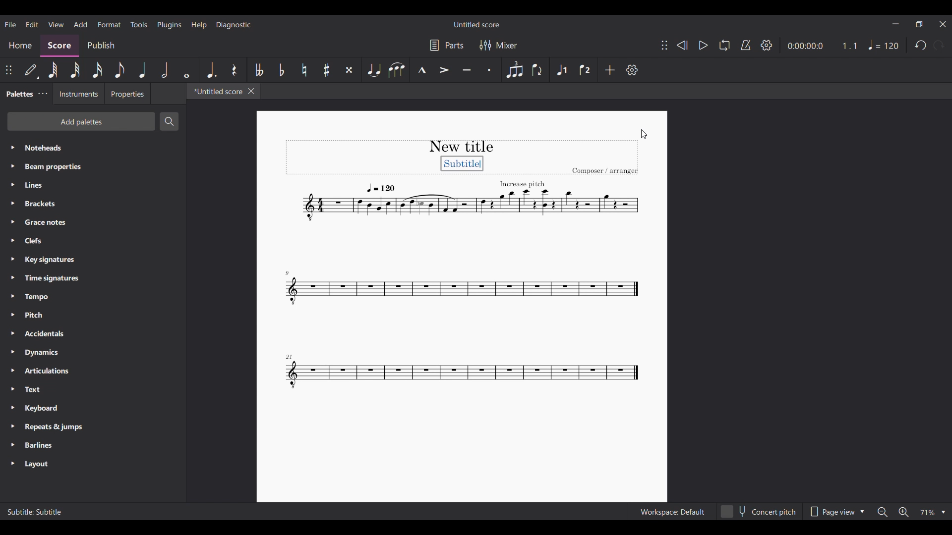  What do you see at coordinates (93, 204) in the screenshot?
I see `Brackets` at bounding box center [93, 204].